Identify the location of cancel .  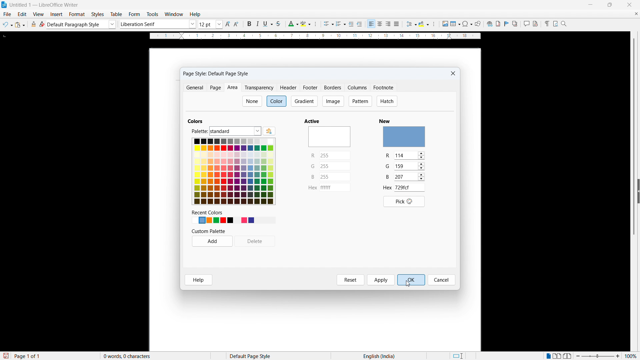
(441, 280).